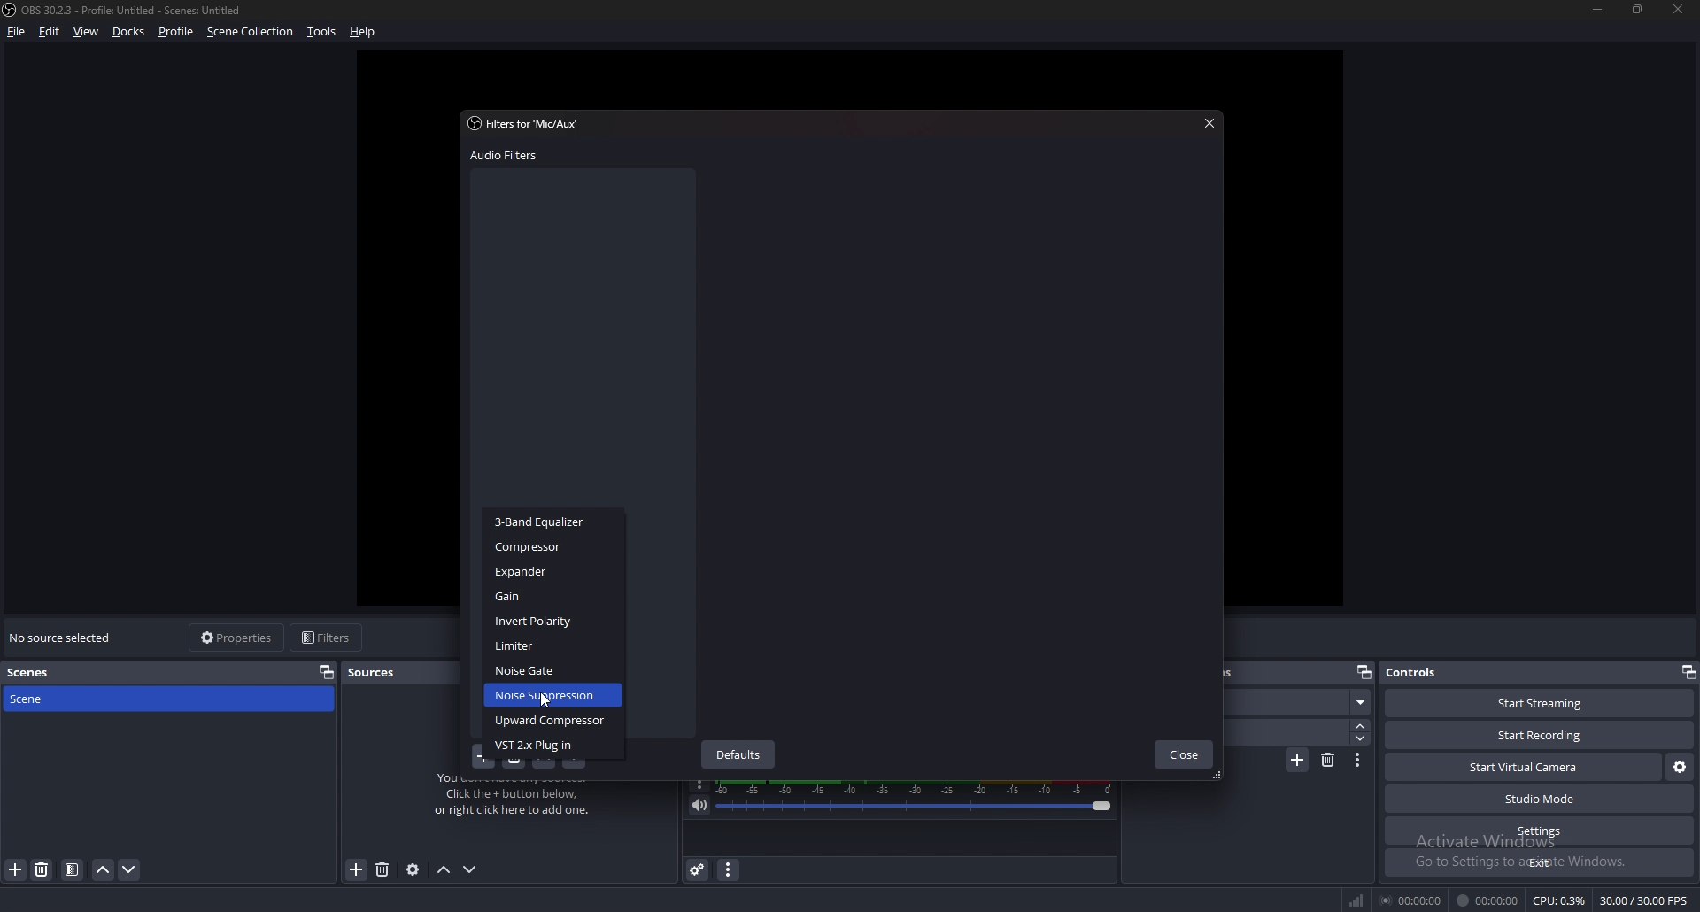  I want to click on profile, so click(176, 33).